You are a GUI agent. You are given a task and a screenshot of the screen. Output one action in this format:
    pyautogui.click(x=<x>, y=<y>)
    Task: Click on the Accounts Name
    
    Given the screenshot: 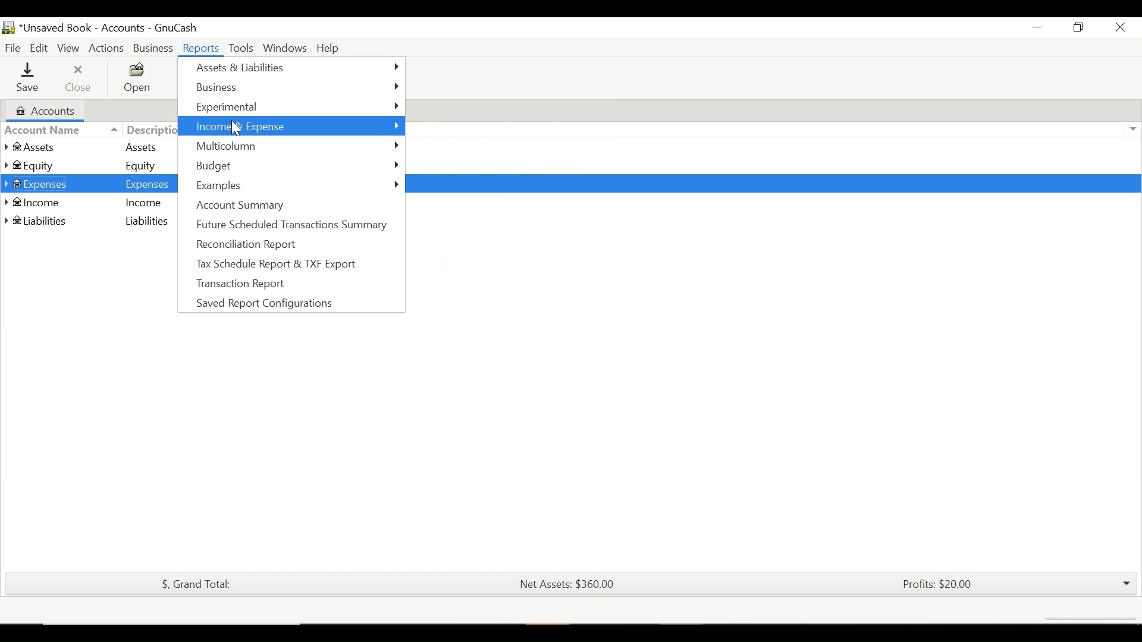 What is the action you would take?
    pyautogui.click(x=101, y=27)
    